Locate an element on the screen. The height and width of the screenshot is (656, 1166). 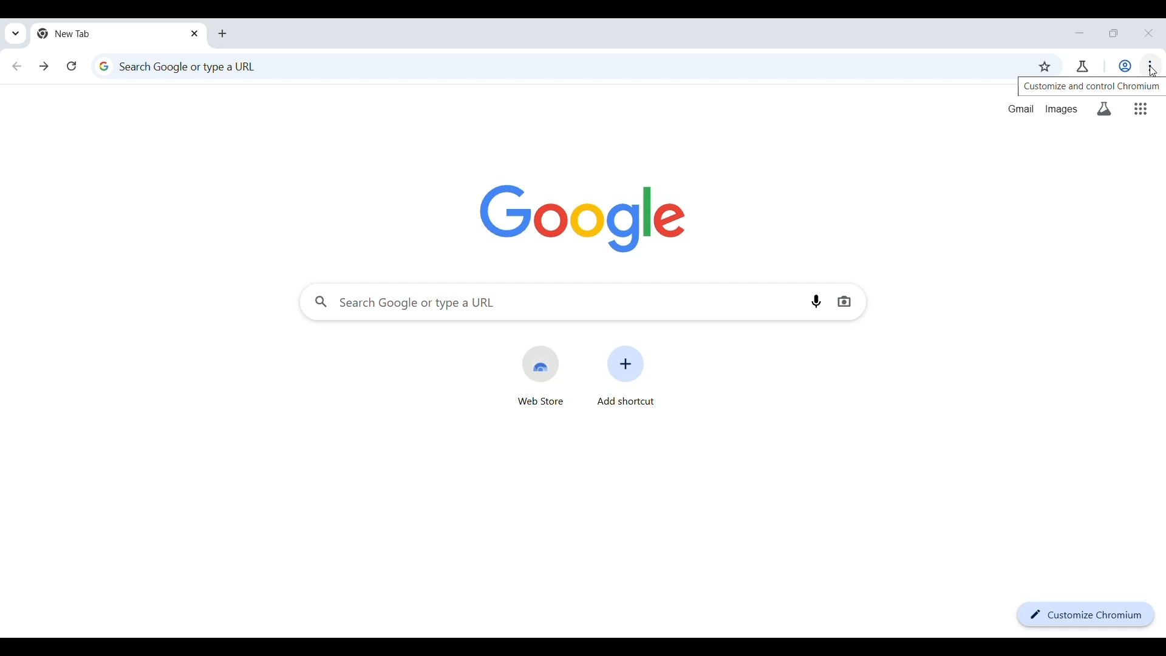
Google apps is located at coordinates (1140, 109).